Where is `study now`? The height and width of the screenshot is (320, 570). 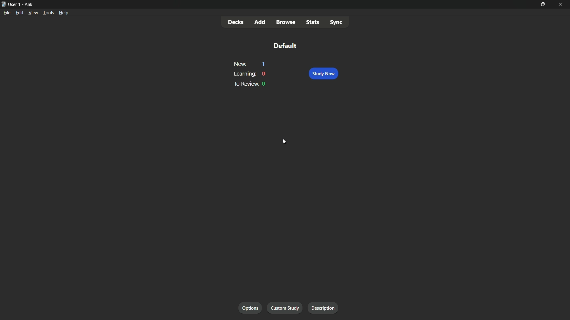 study now is located at coordinates (324, 73).